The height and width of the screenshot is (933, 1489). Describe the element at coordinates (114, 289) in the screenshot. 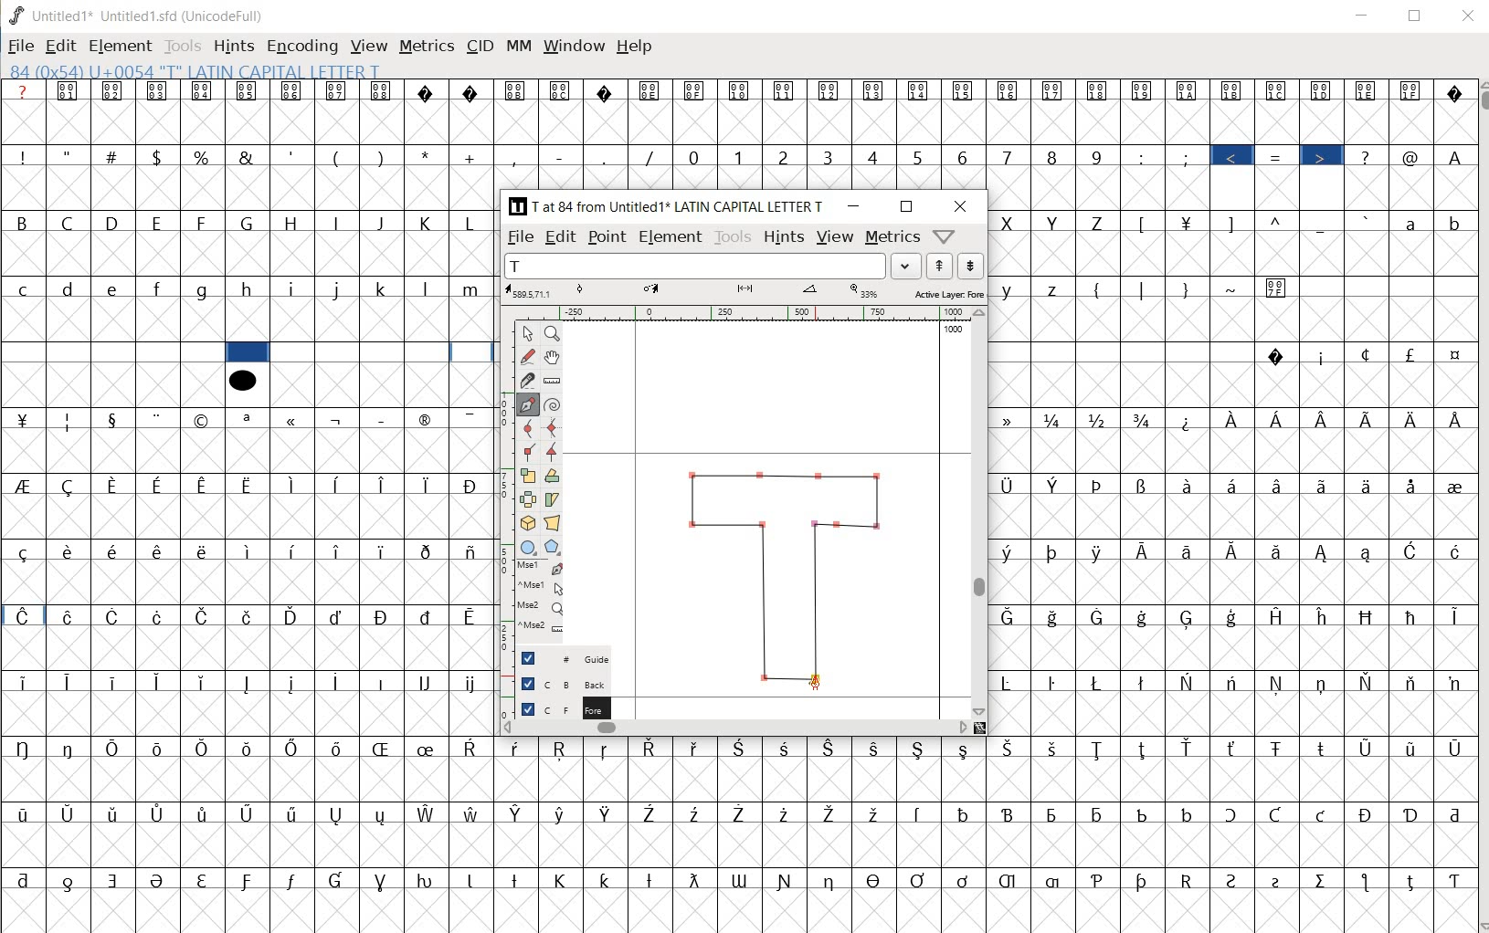

I see `e` at that location.